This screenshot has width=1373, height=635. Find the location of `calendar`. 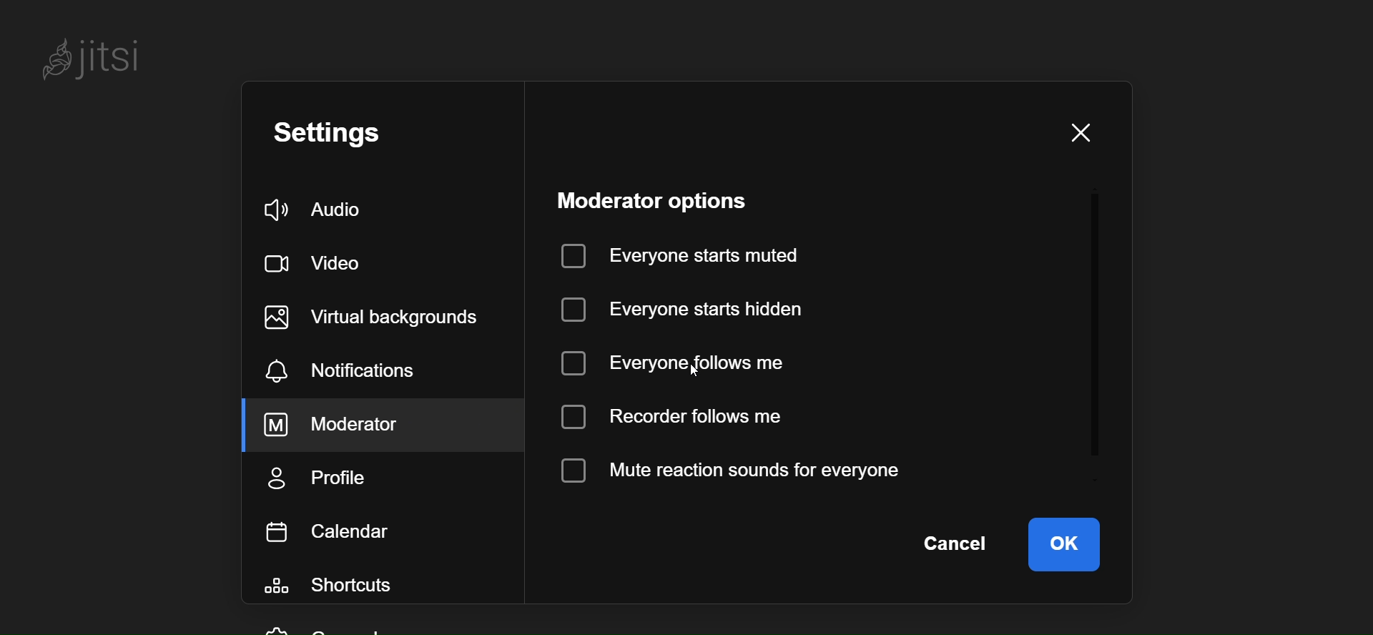

calendar is located at coordinates (333, 531).